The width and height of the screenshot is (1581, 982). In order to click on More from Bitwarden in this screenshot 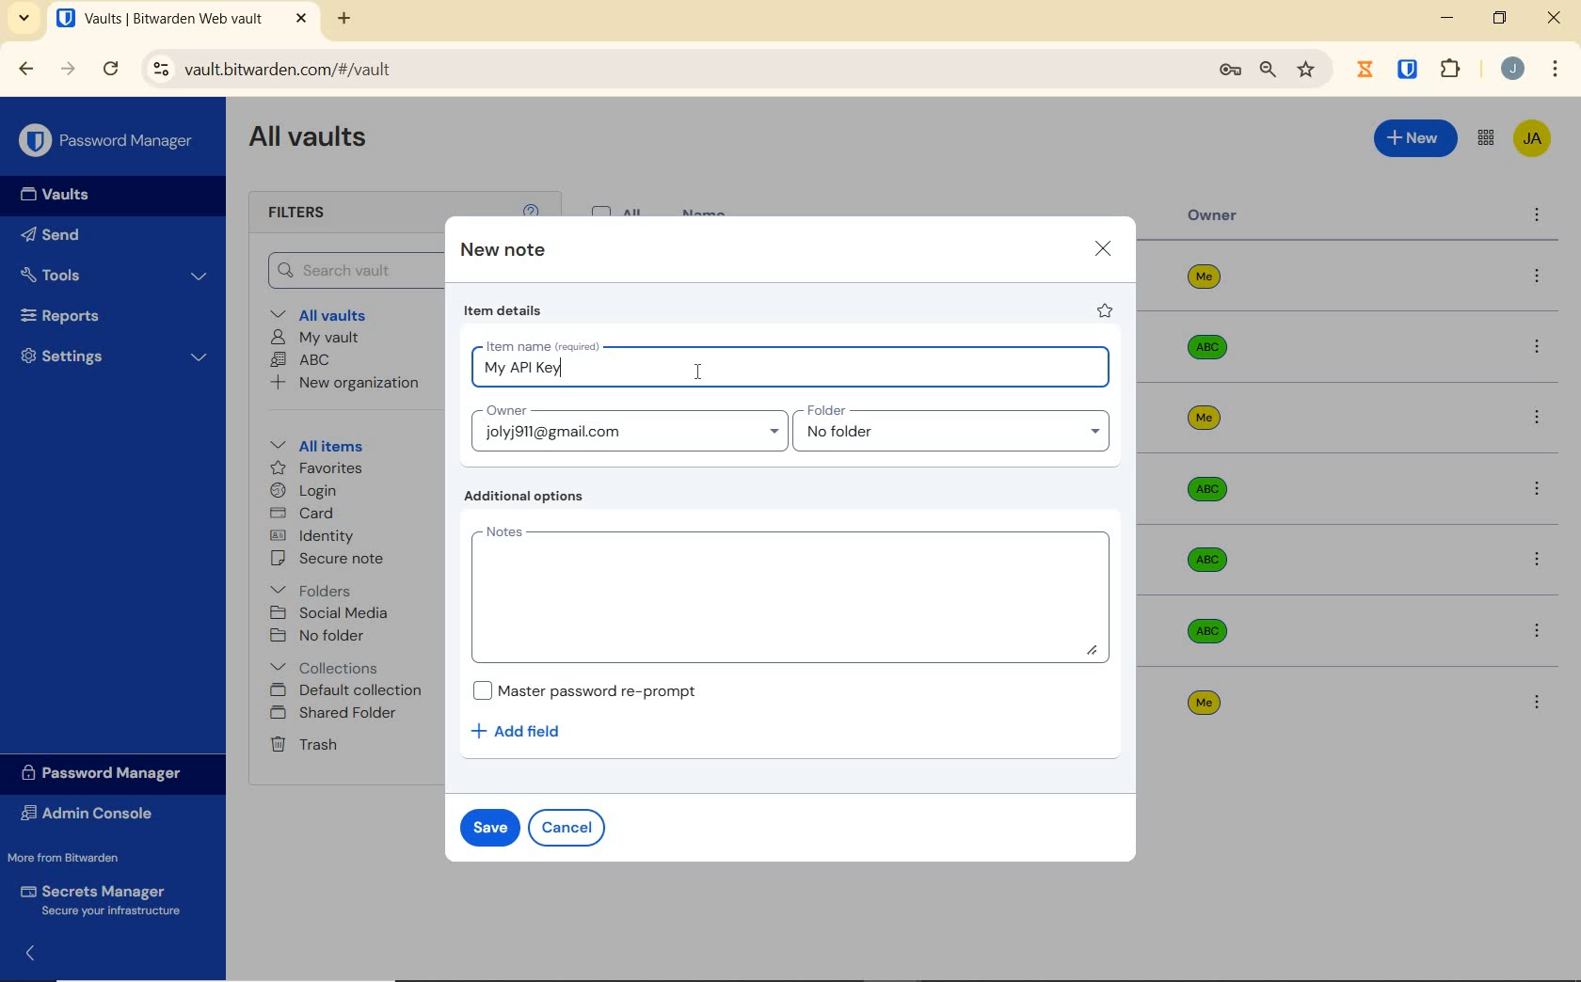, I will do `click(83, 858)`.